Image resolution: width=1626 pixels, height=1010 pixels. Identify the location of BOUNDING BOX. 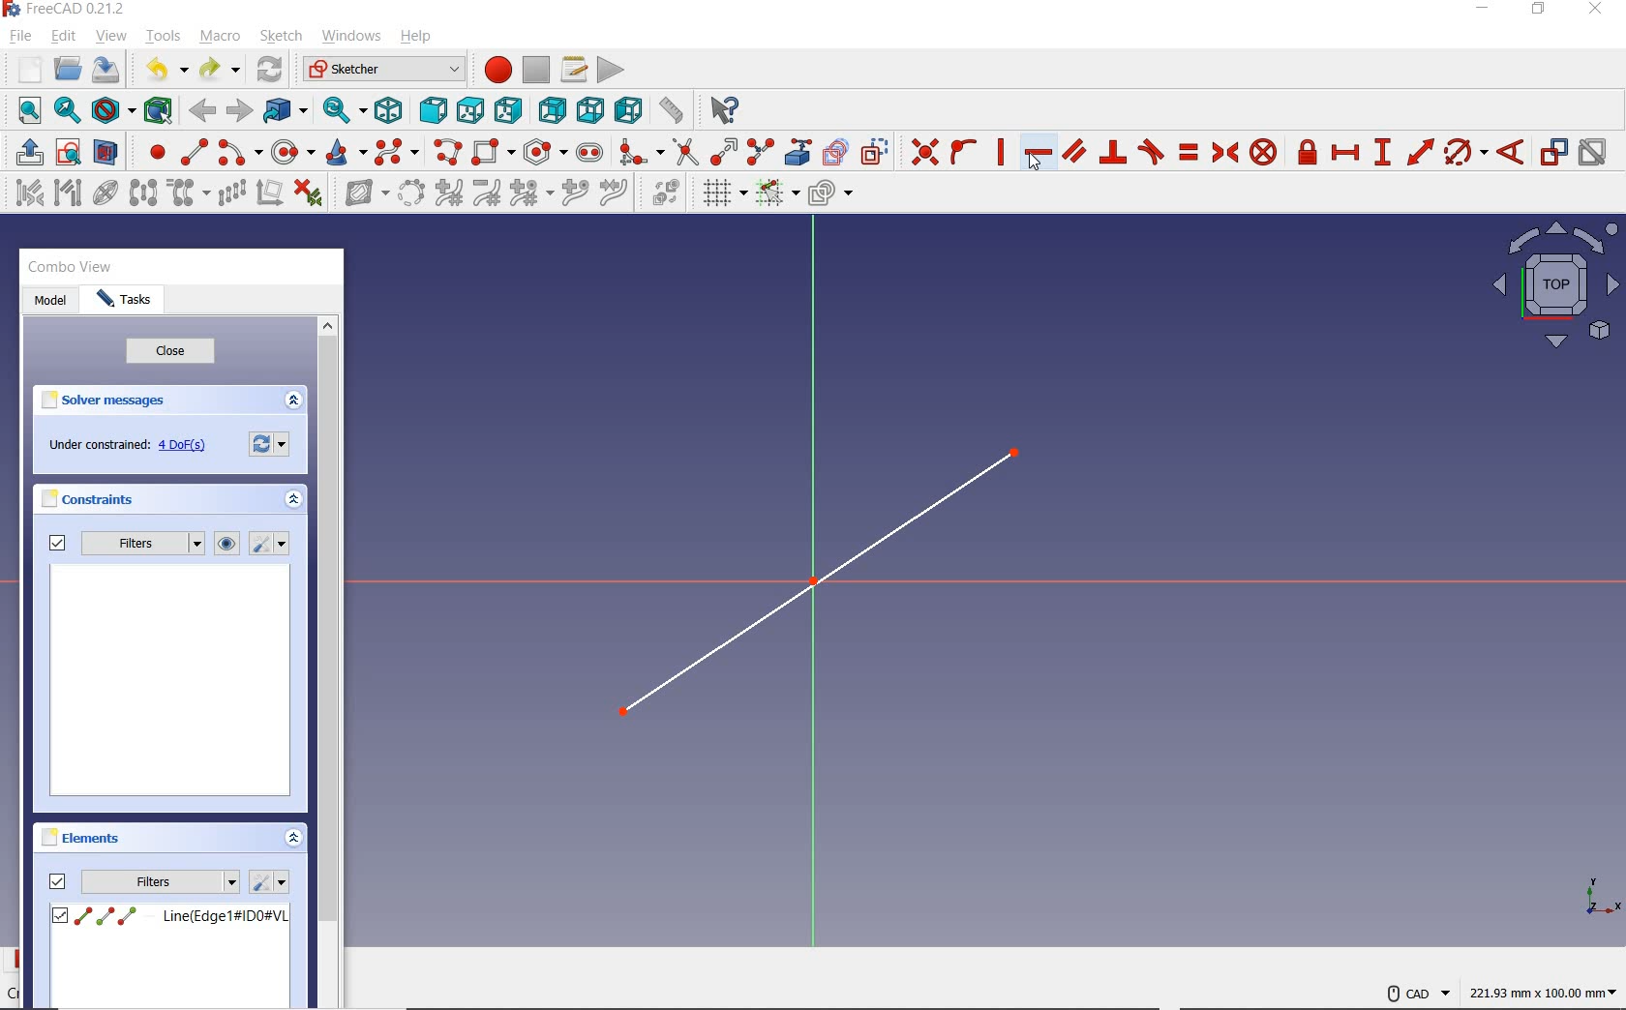
(162, 111).